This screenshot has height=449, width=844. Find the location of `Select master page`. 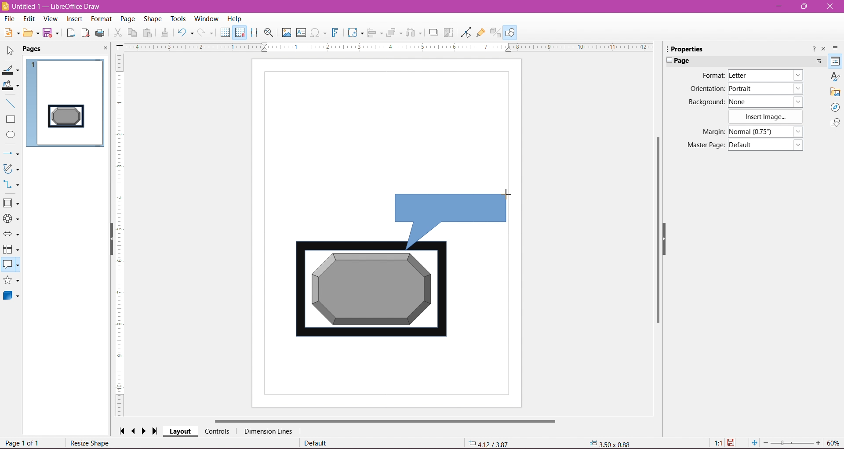

Select master page is located at coordinates (768, 145).